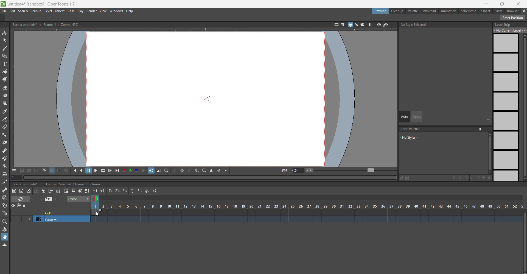  I want to click on close, so click(519, 4).